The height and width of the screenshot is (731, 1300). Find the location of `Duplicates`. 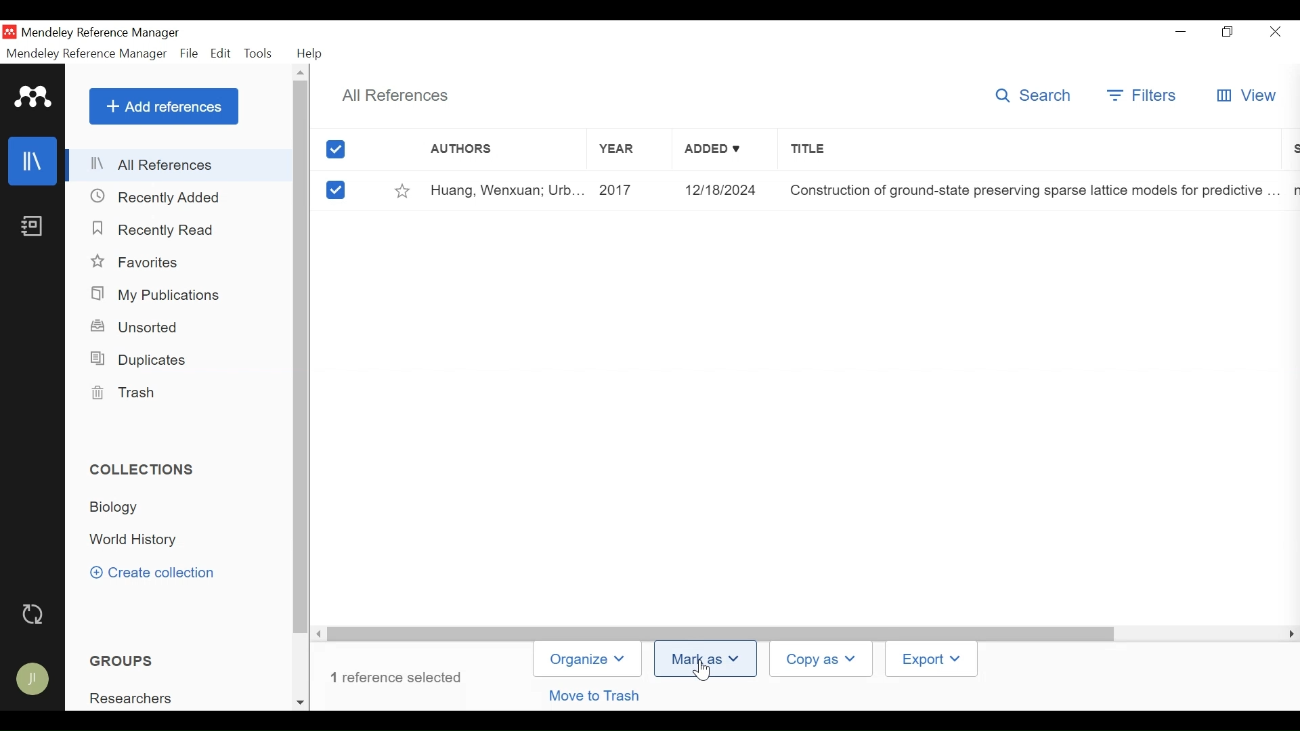

Duplicates is located at coordinates (140, 359).